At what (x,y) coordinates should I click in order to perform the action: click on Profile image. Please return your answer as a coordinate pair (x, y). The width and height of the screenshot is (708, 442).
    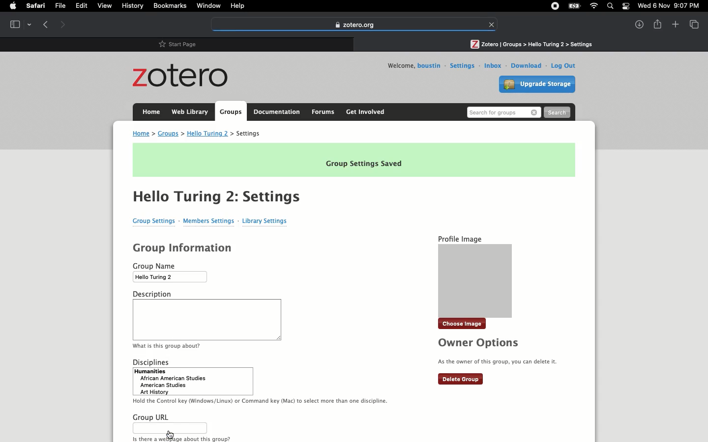
    Looking at the image, I should click on (474, 275).